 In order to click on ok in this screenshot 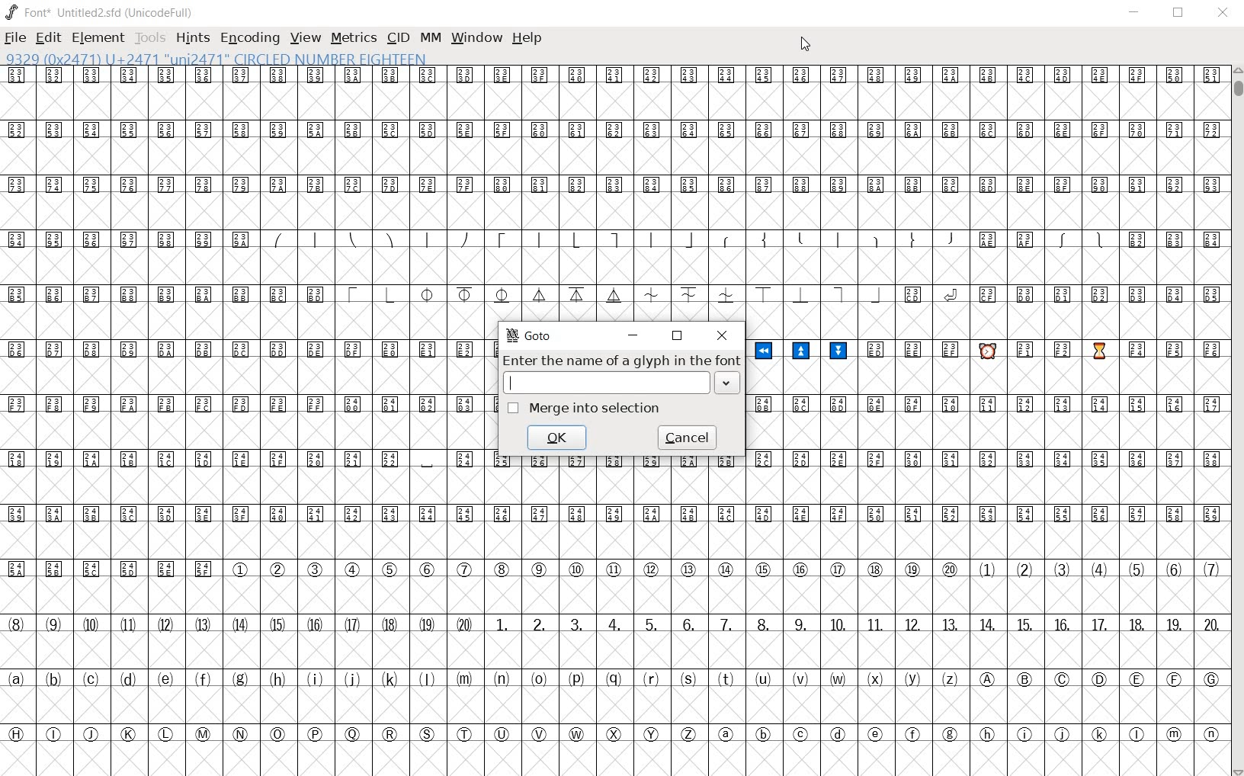, I will do `click(557, 436)`.